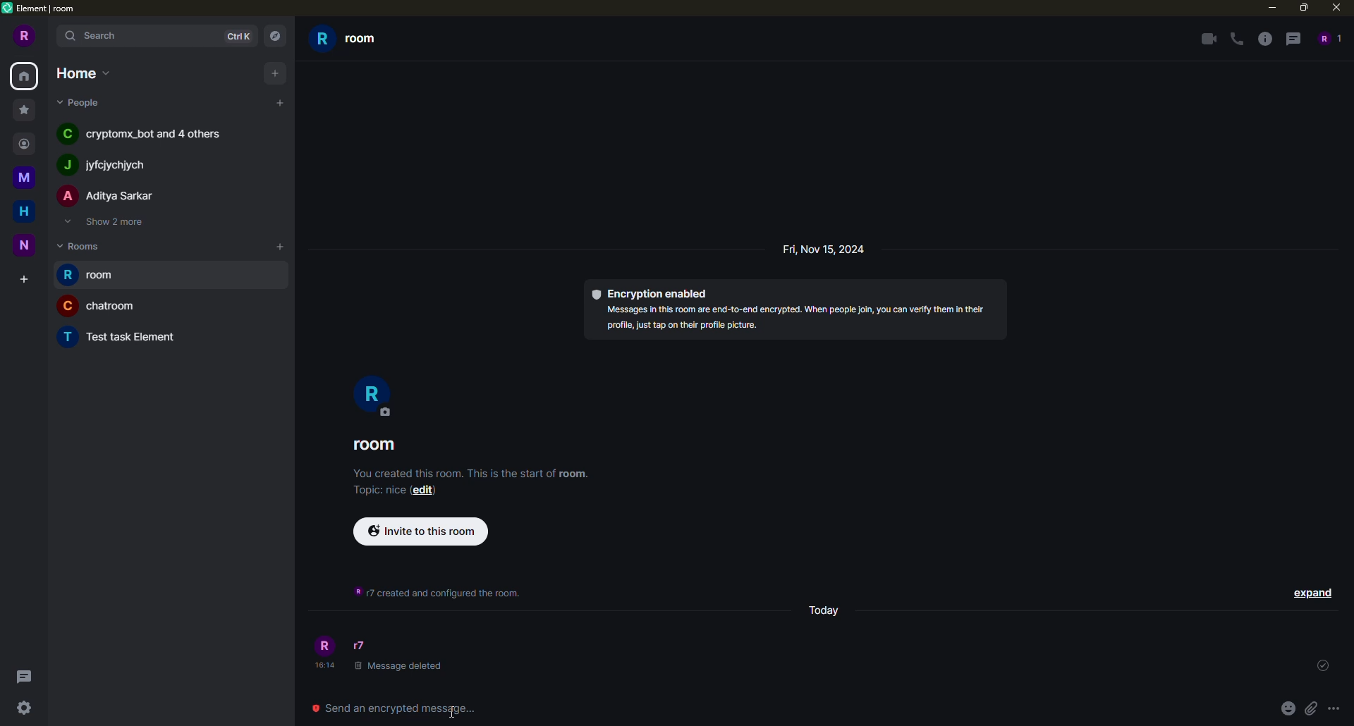 The width and height of the screenshot is (1354, 726). I want to click on profile, so click(324, 645).